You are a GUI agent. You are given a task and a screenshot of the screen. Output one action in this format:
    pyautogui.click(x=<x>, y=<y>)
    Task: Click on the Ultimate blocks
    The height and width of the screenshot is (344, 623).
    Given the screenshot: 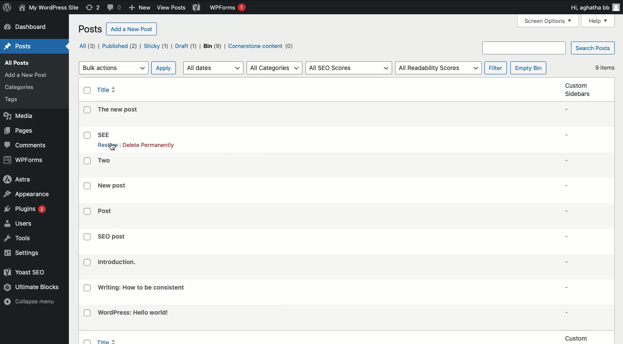 What is the action you would take?
    pyautogui.click(x=32, y=287)
    